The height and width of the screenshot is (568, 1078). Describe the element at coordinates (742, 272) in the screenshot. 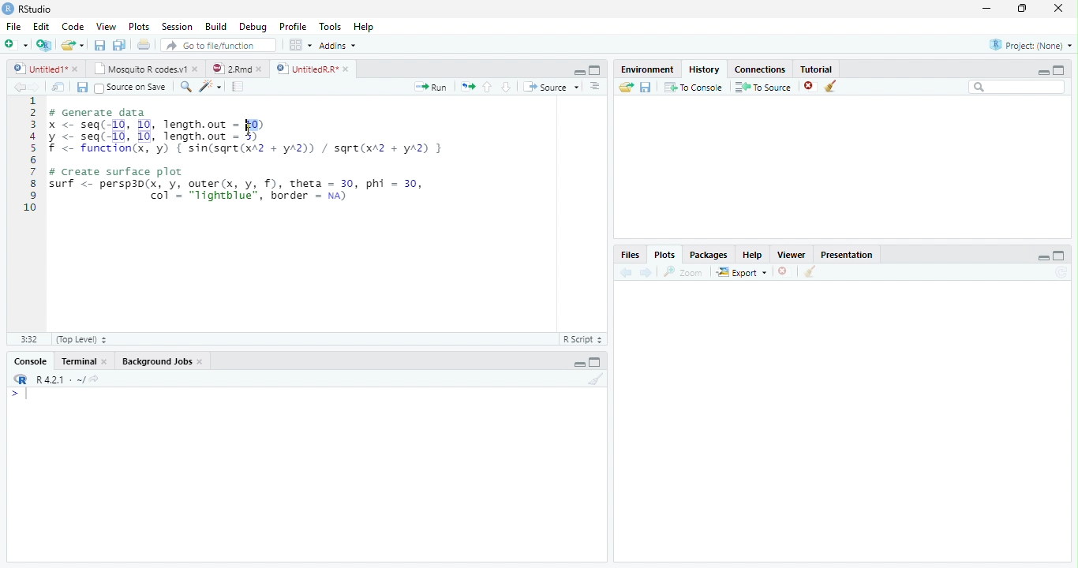

I see `Export` at that location.